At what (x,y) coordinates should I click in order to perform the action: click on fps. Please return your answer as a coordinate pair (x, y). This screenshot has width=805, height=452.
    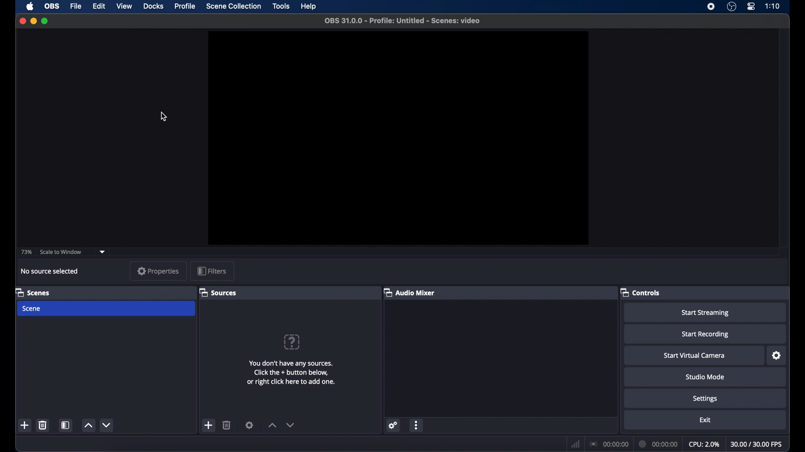
    Looking at the image, I should click on (757, 444).